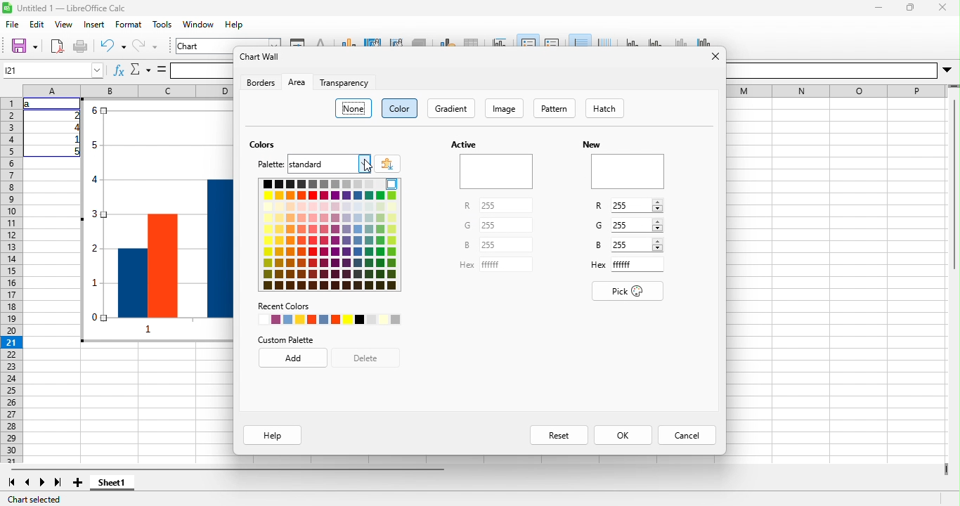  What do you see at coordinates (297, 82) in the screenshot?
I see `area` at bounding box center [297, 82].